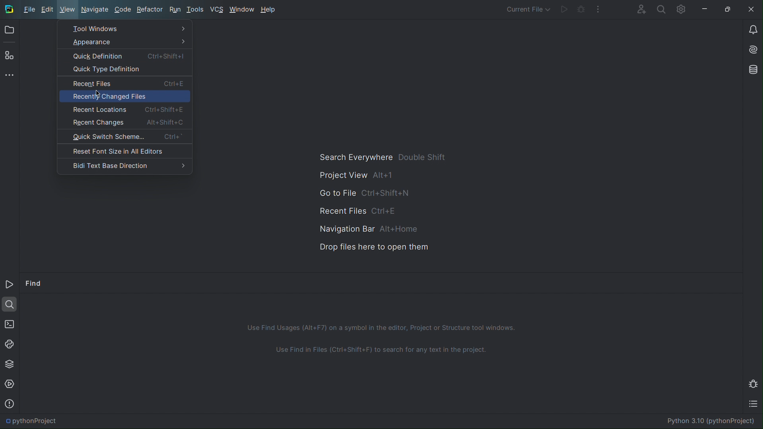 This screenshot has height=429, width=763. Describe the element at coordinates (34, 285) in the screenshot. I see `Find` at that location.